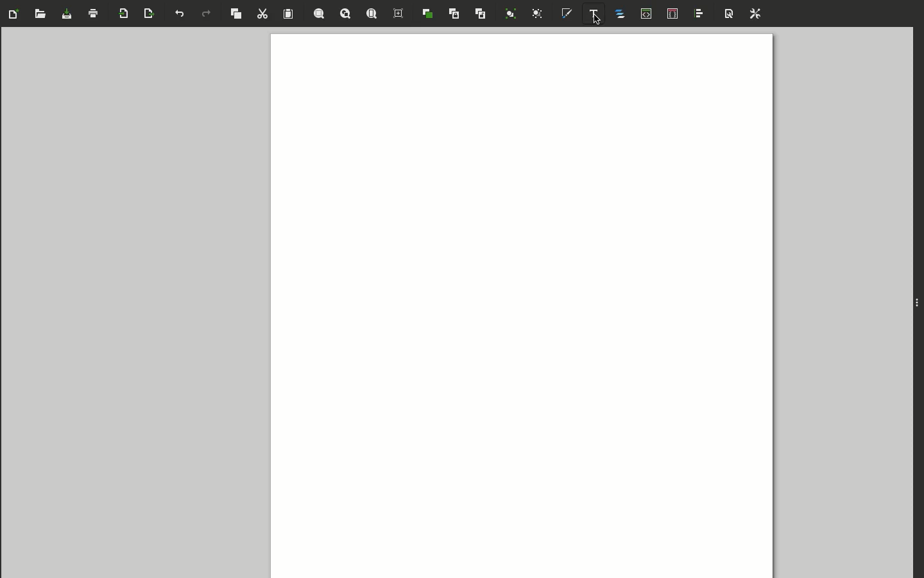 Image resolution: width=924 pixels, height=578 pixels. What do you see at coordinates (523, 306) in the screenshot?
I see `Canvas` at bounding box center [523, 306].